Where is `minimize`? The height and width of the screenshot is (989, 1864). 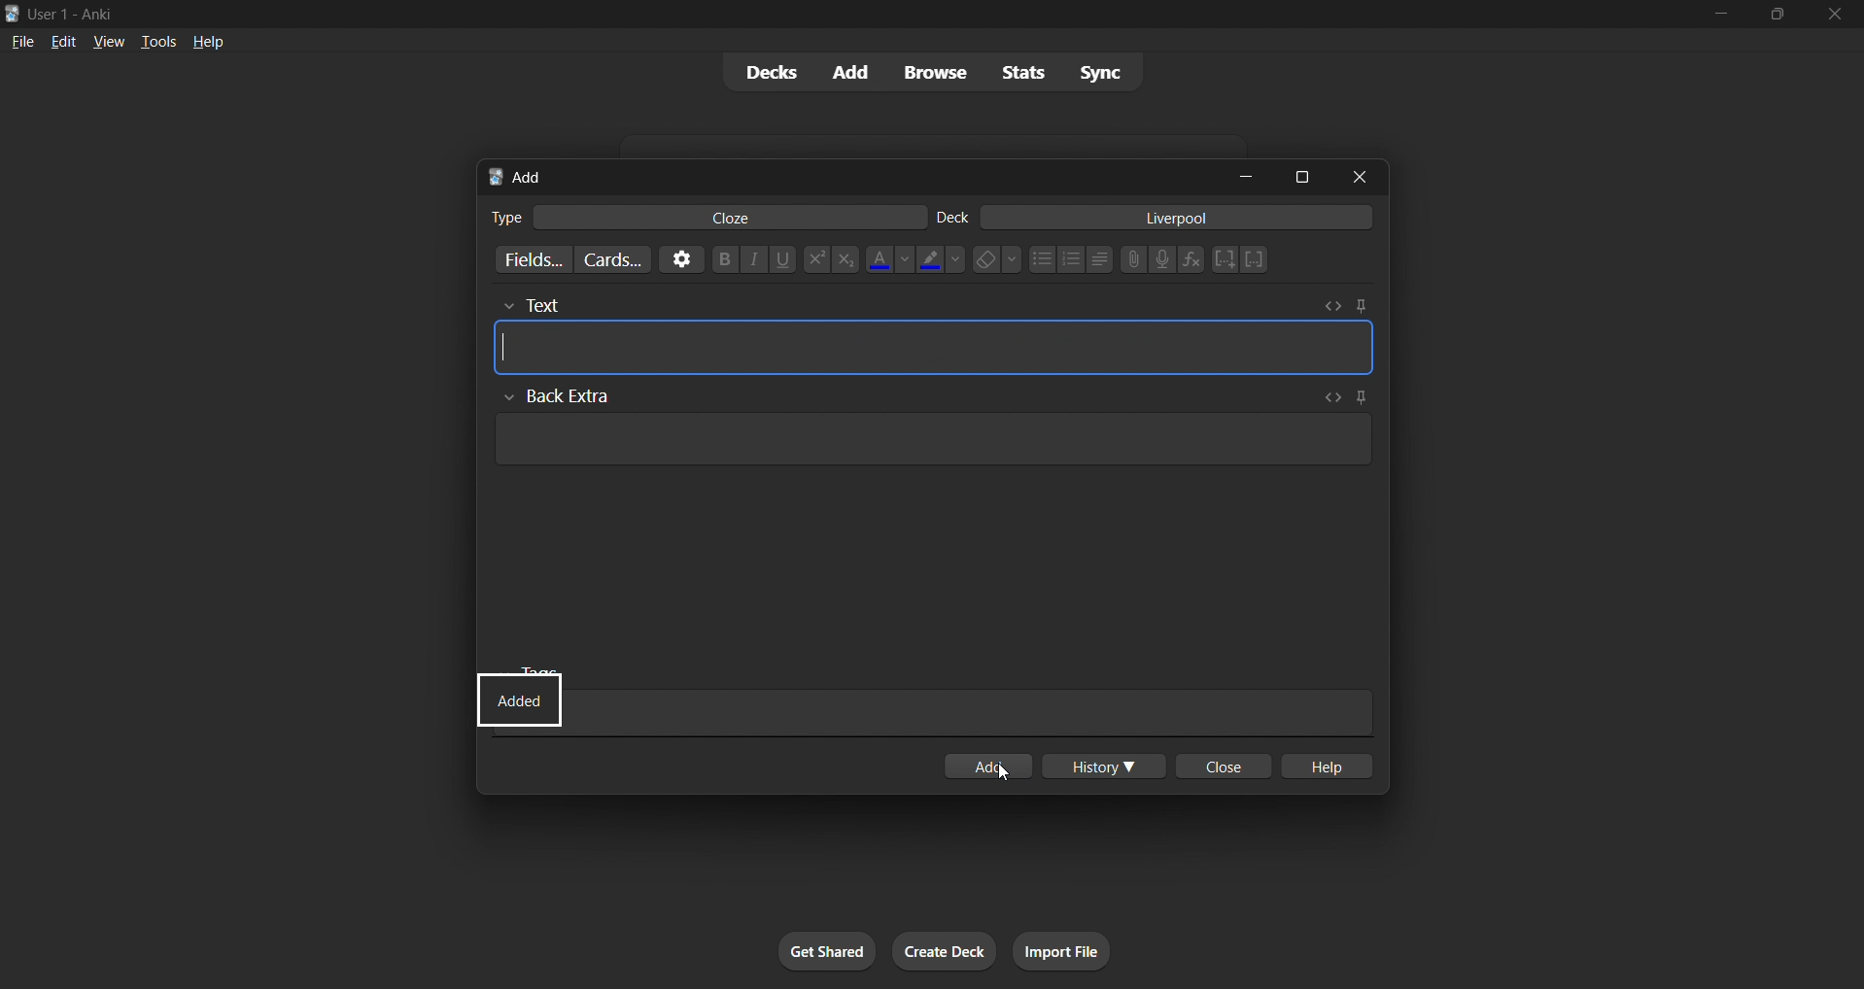 minimize is located at coordinates (1235, 175).